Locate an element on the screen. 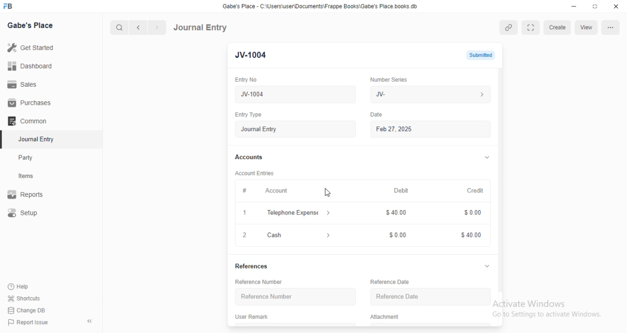  Minimize is located at coordinates (574, 6).